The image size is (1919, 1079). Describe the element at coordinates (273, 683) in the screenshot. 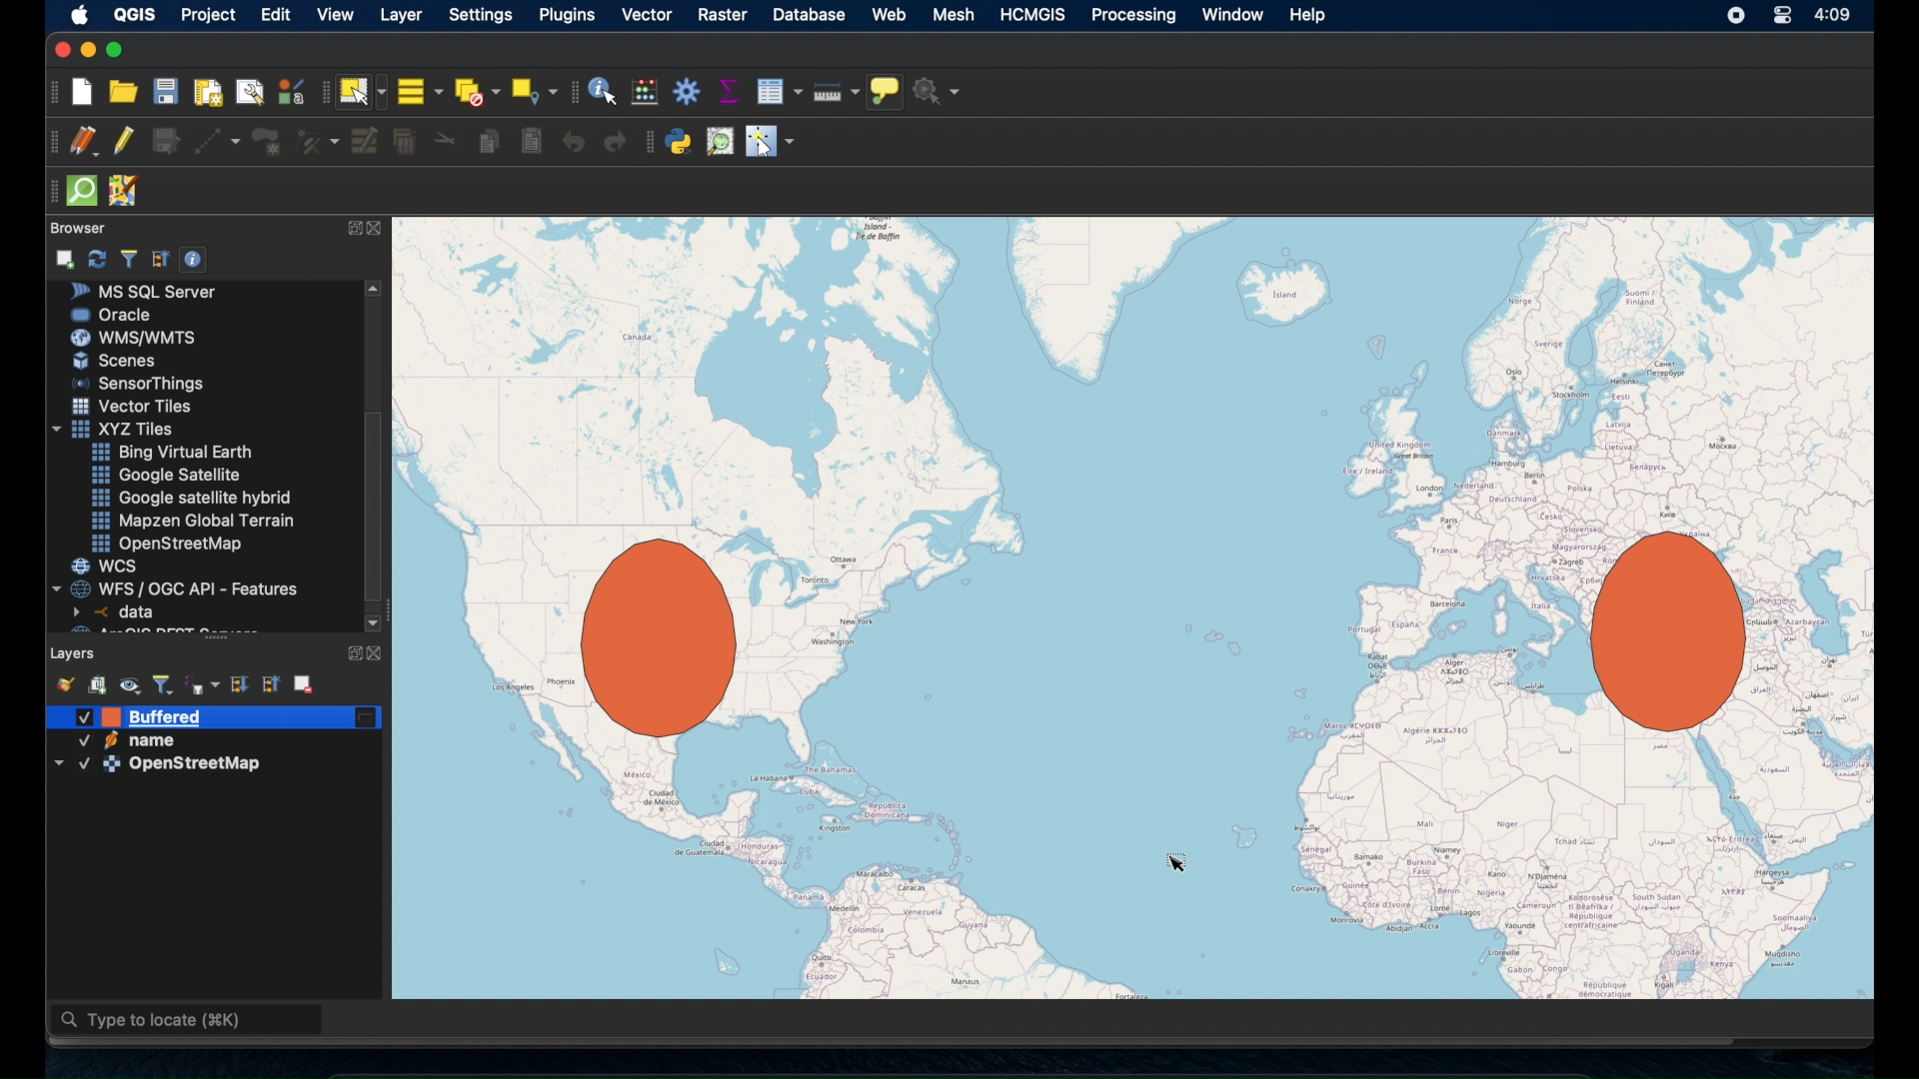

I see `collapse all` at that location.